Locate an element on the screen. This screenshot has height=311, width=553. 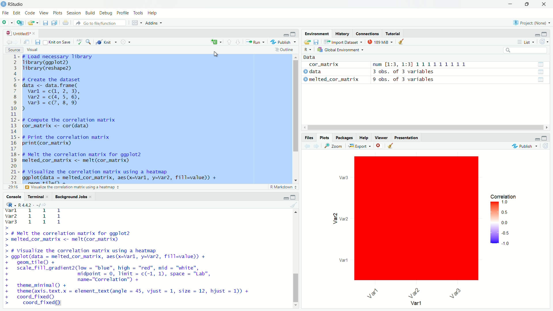
visual is located at coordinates (33, 50).